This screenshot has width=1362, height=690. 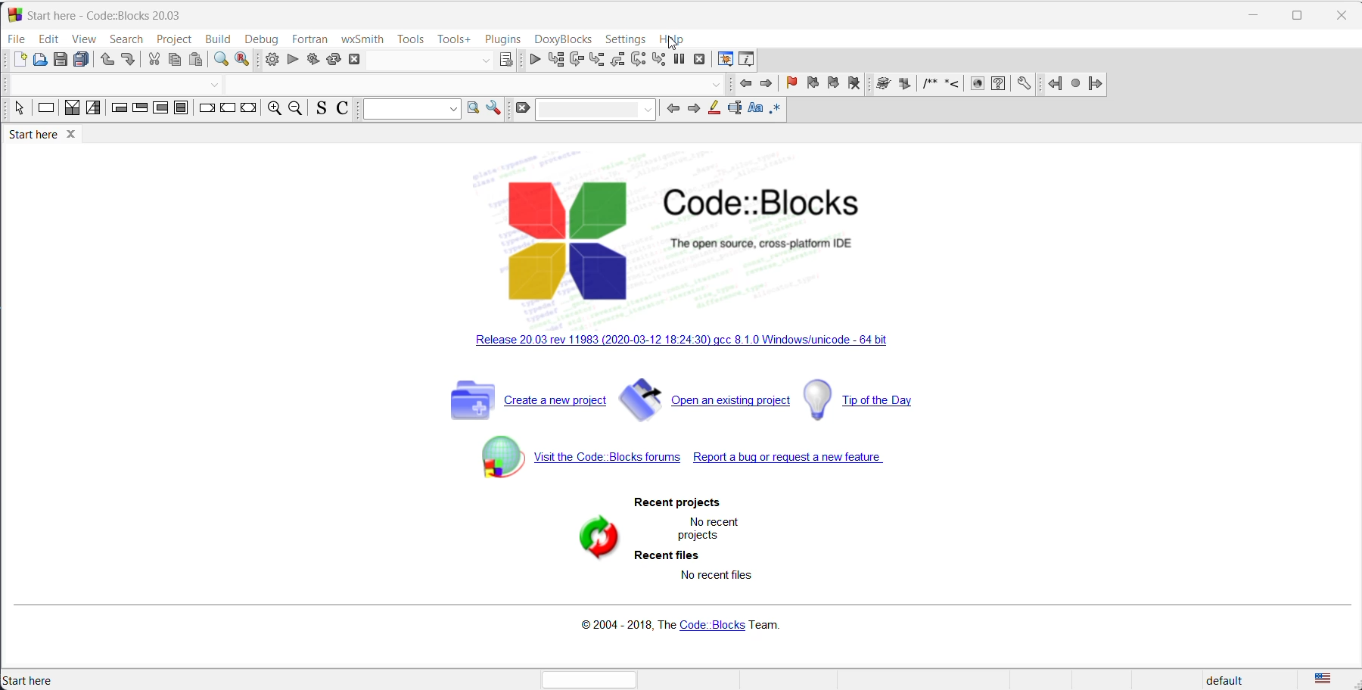 I want to click on HTML, so click(x=978, y=85).